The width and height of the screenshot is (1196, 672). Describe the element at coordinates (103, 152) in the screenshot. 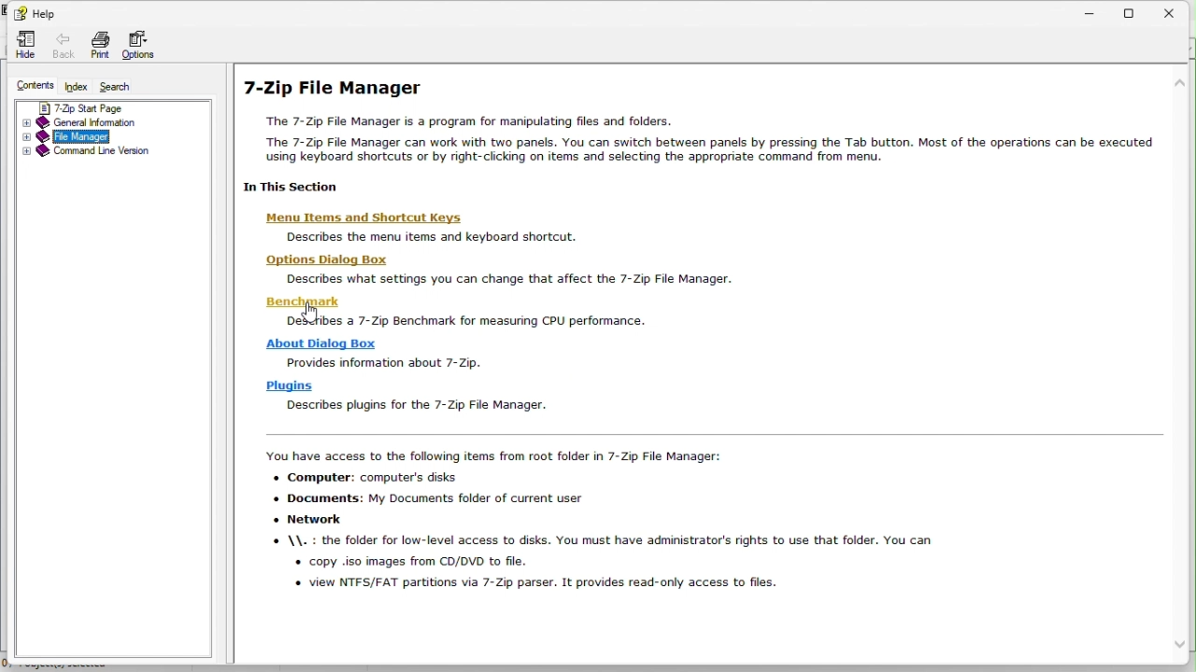

I see `command line version` at that location.